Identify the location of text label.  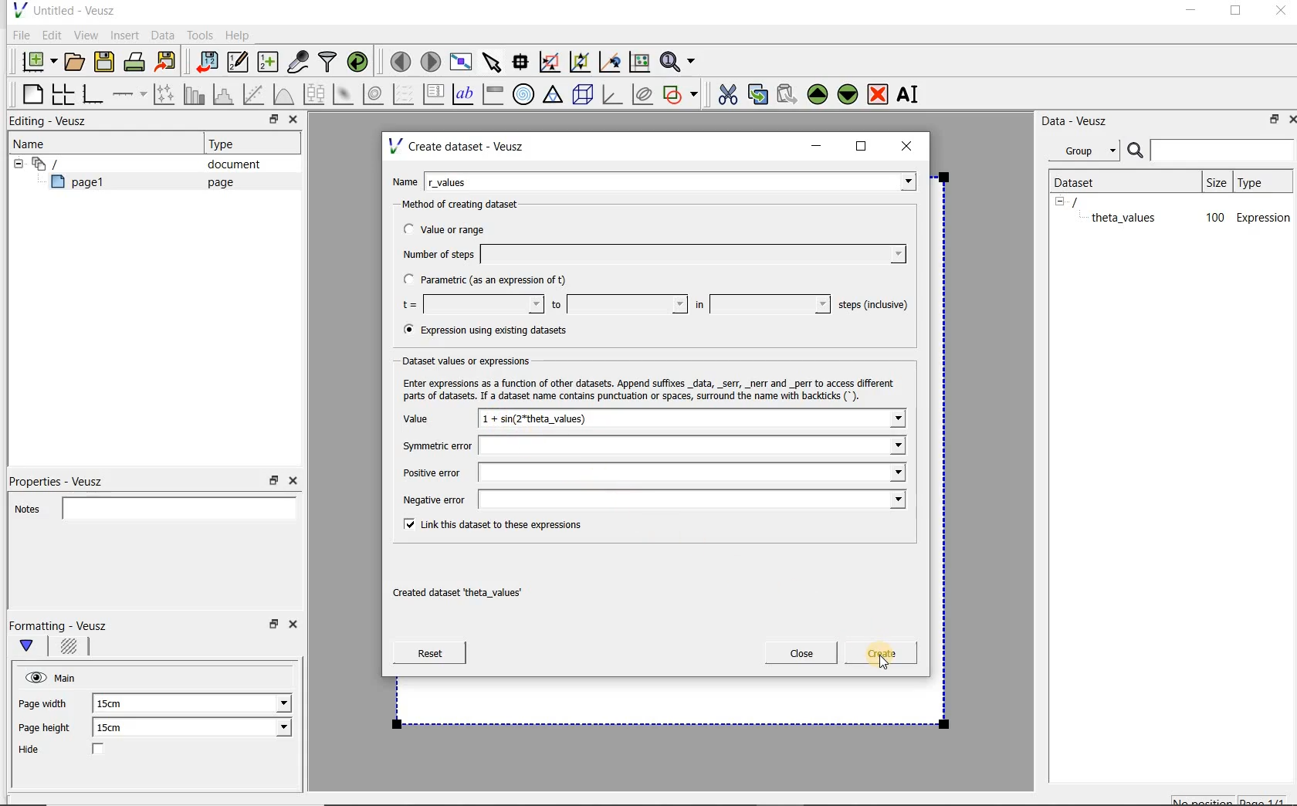
(465, 93).